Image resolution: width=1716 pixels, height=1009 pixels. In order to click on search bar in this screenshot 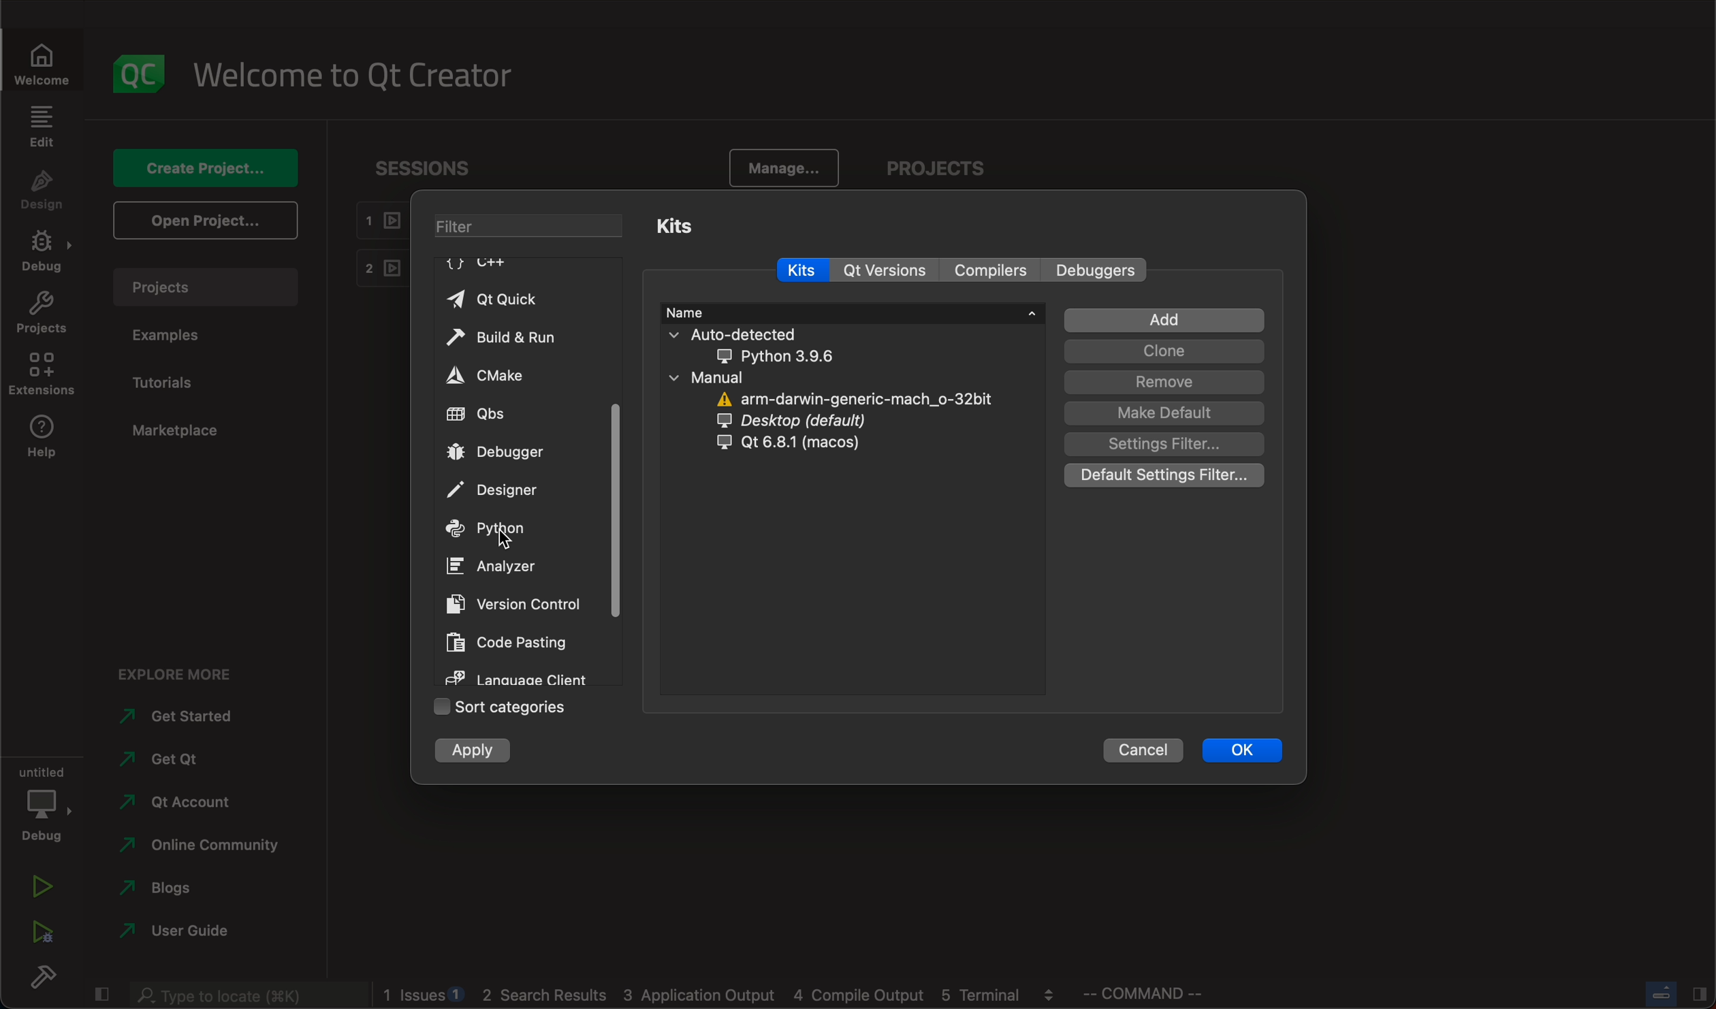, I will do `click(245, 995)`.